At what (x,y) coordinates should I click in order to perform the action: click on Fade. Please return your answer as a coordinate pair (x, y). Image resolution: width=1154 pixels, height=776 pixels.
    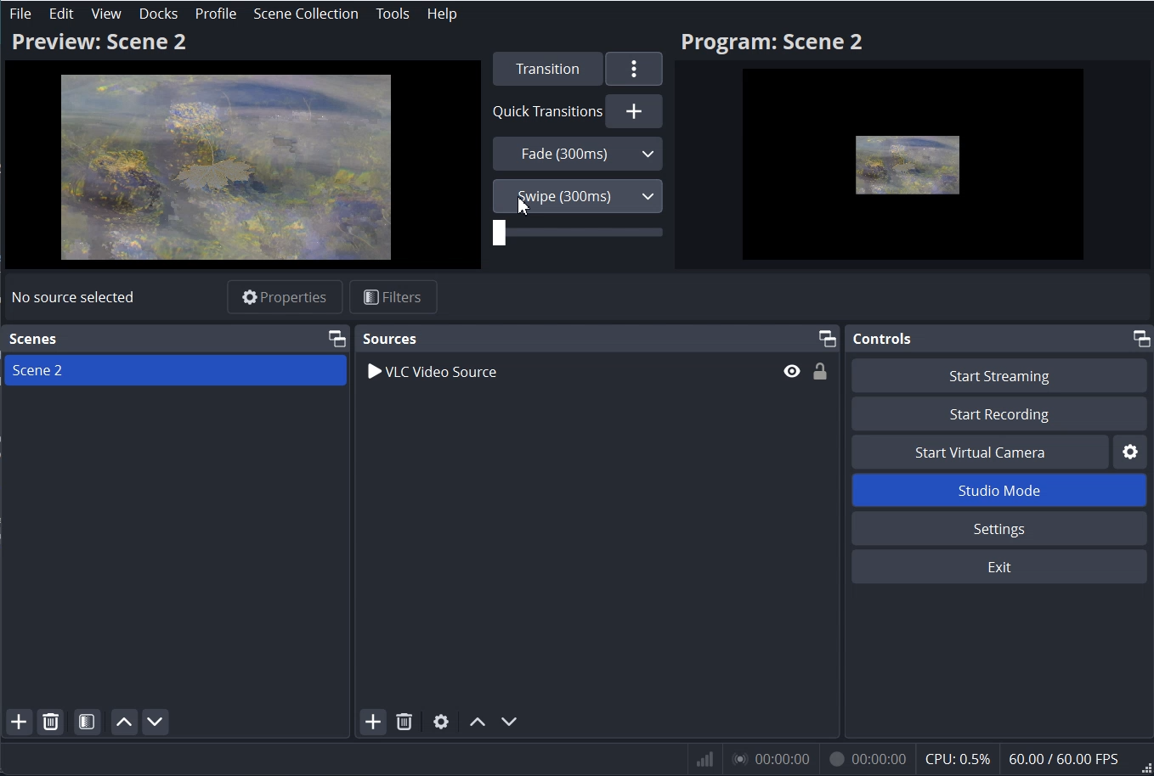
    Looking at the image, I should click on (578, 153).